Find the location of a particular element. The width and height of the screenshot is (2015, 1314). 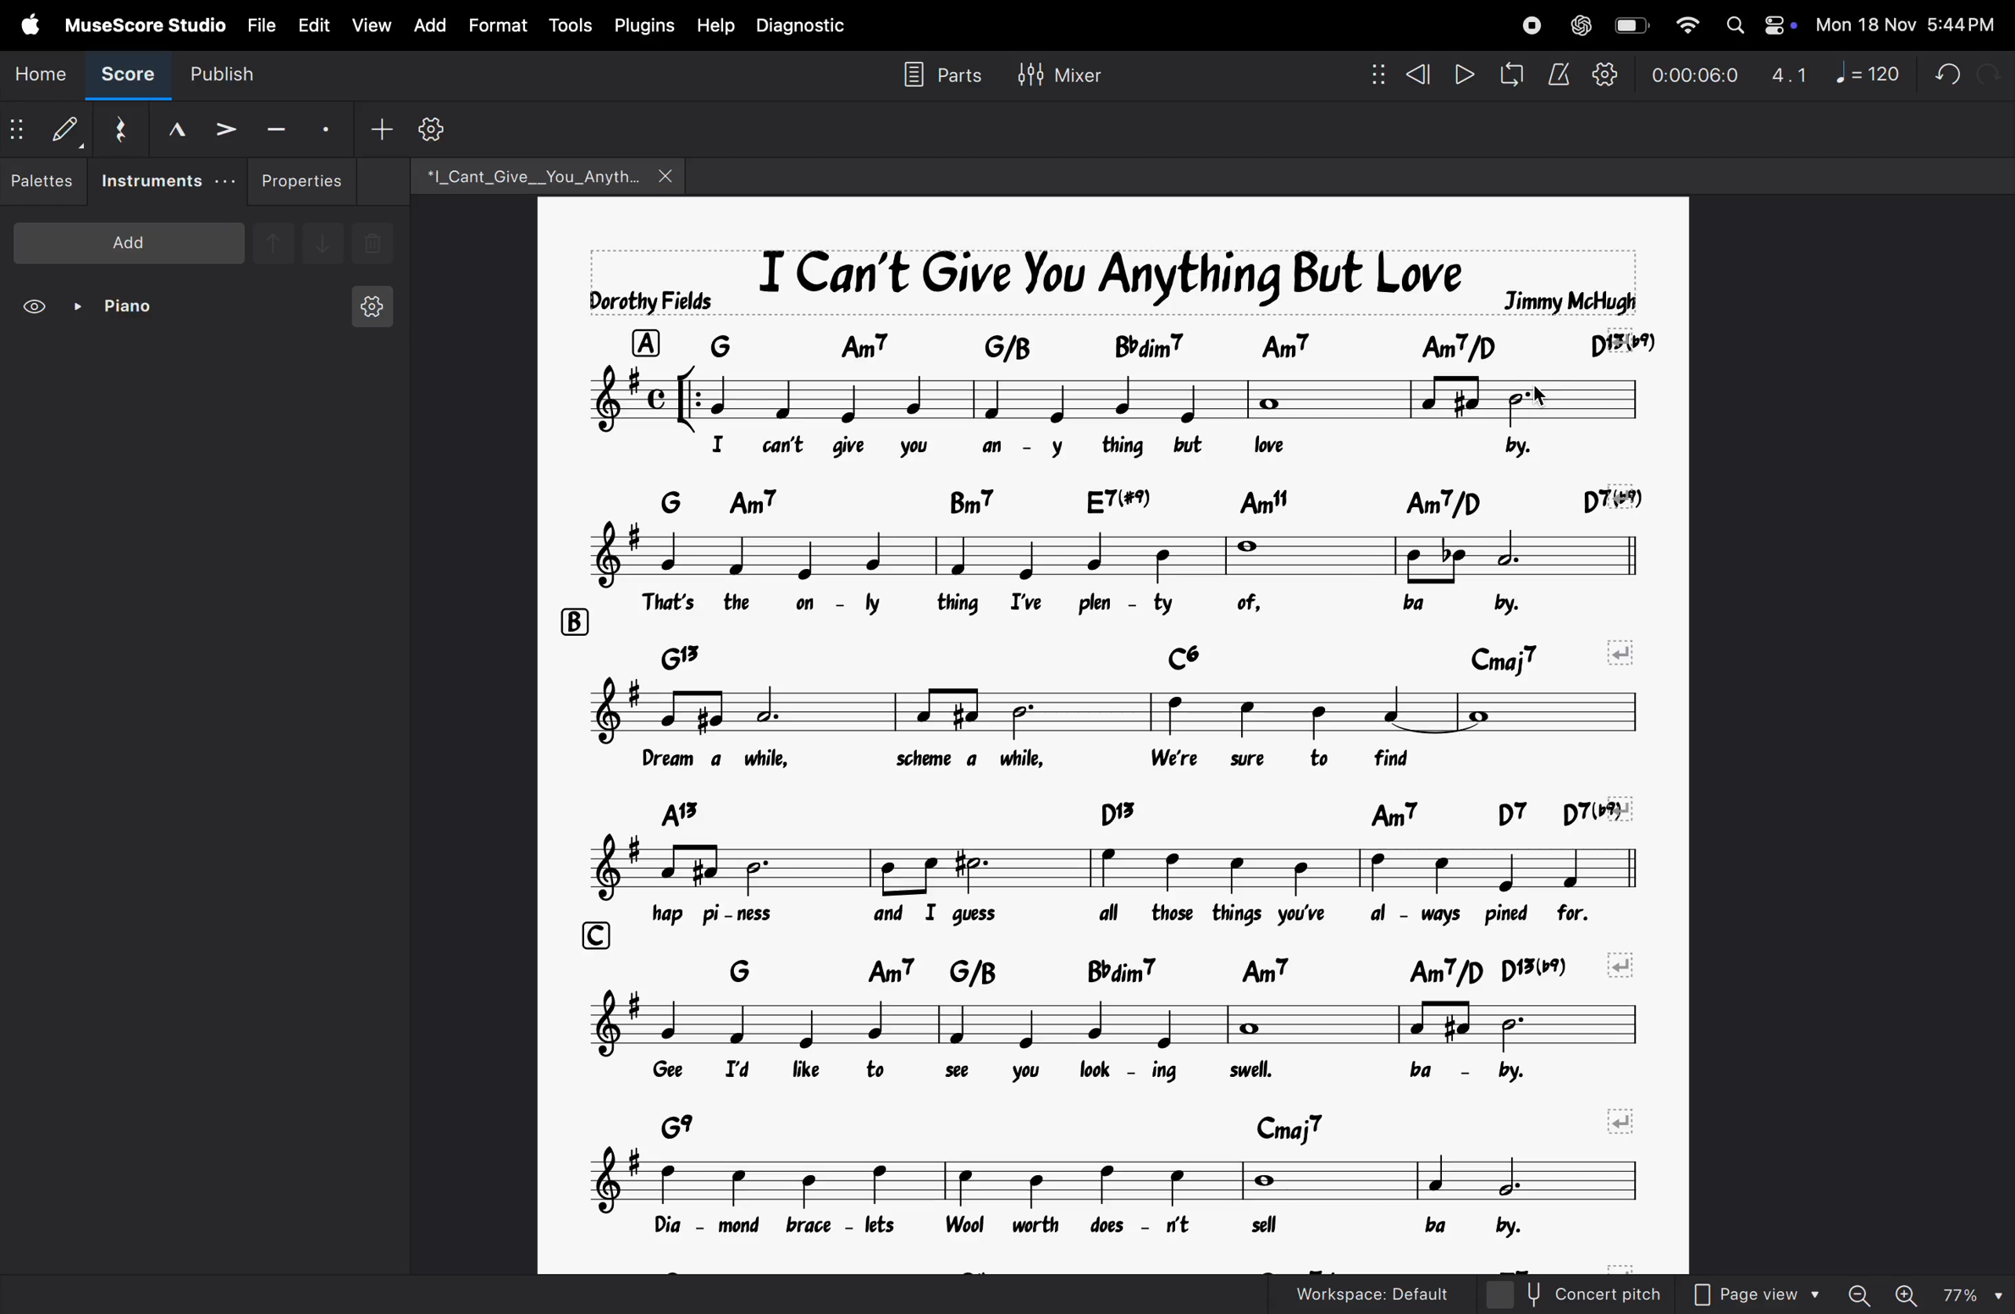

lyrics is located at coordinates (1151, 604).